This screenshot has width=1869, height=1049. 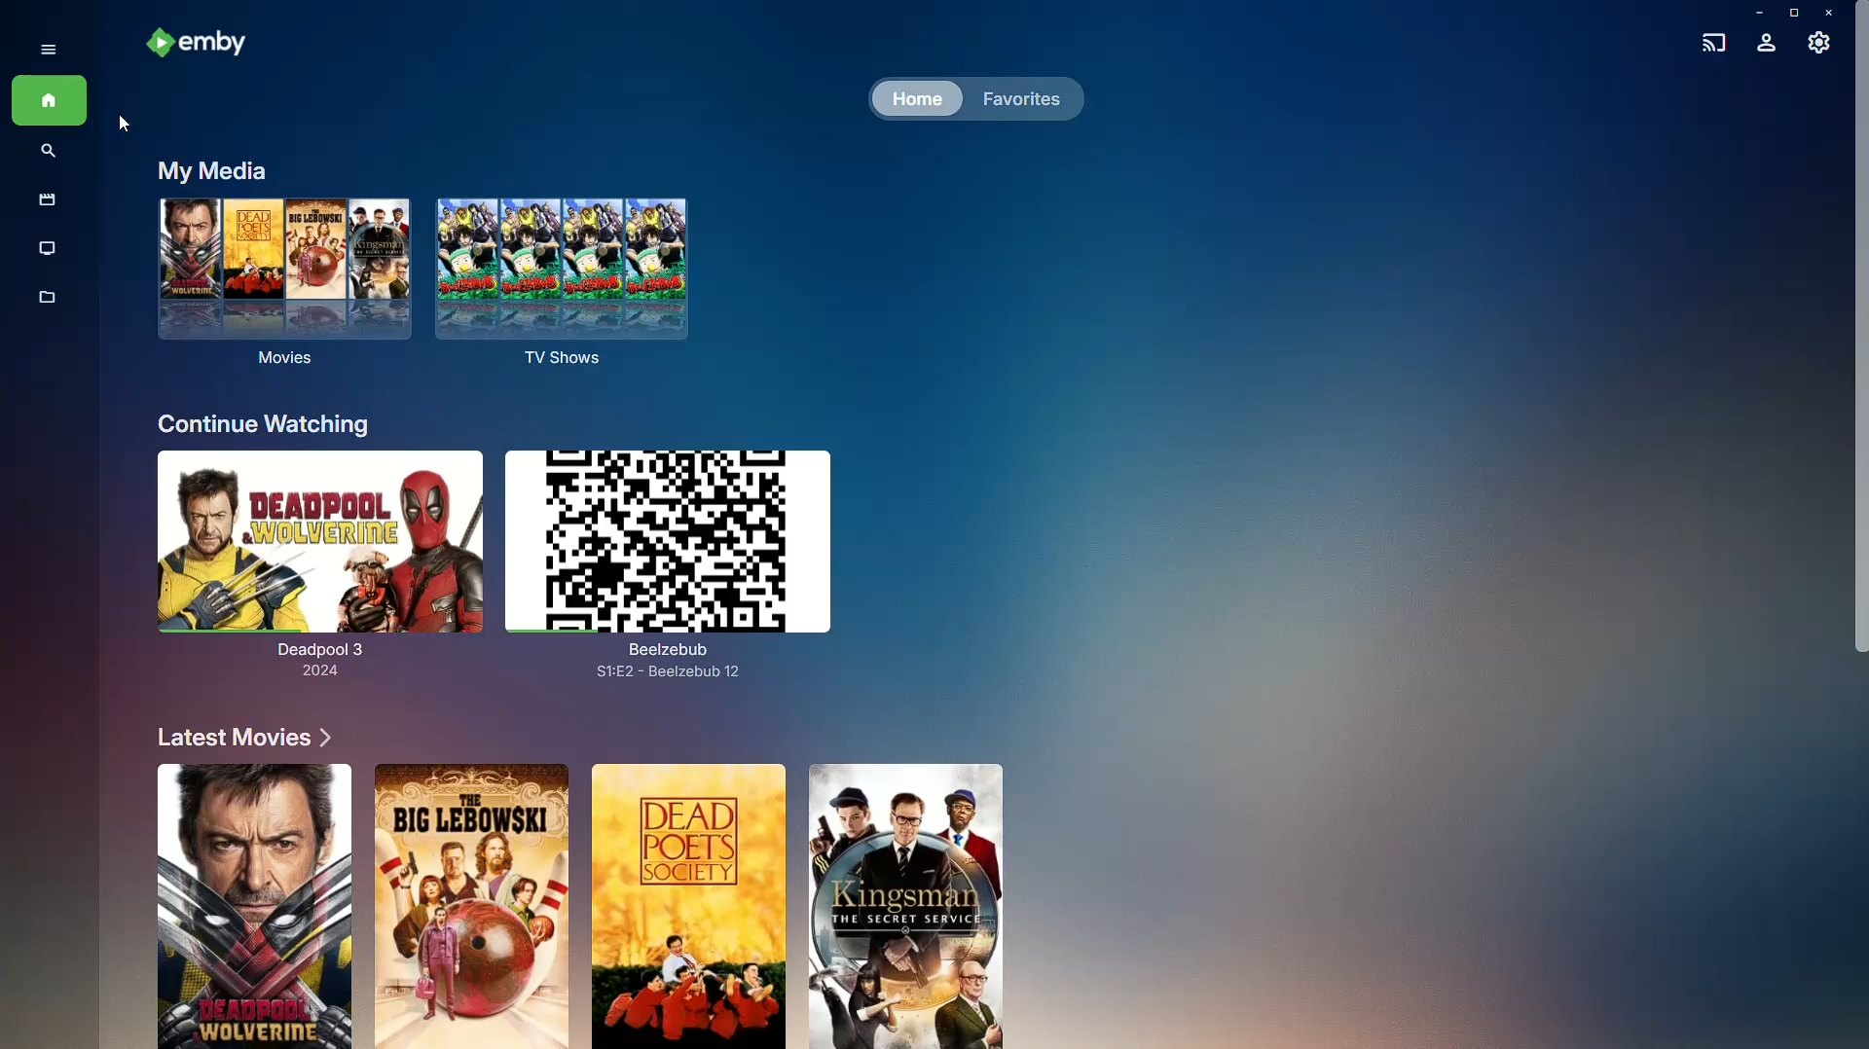 I want to click on Cast, so click(x=1709, y=40).